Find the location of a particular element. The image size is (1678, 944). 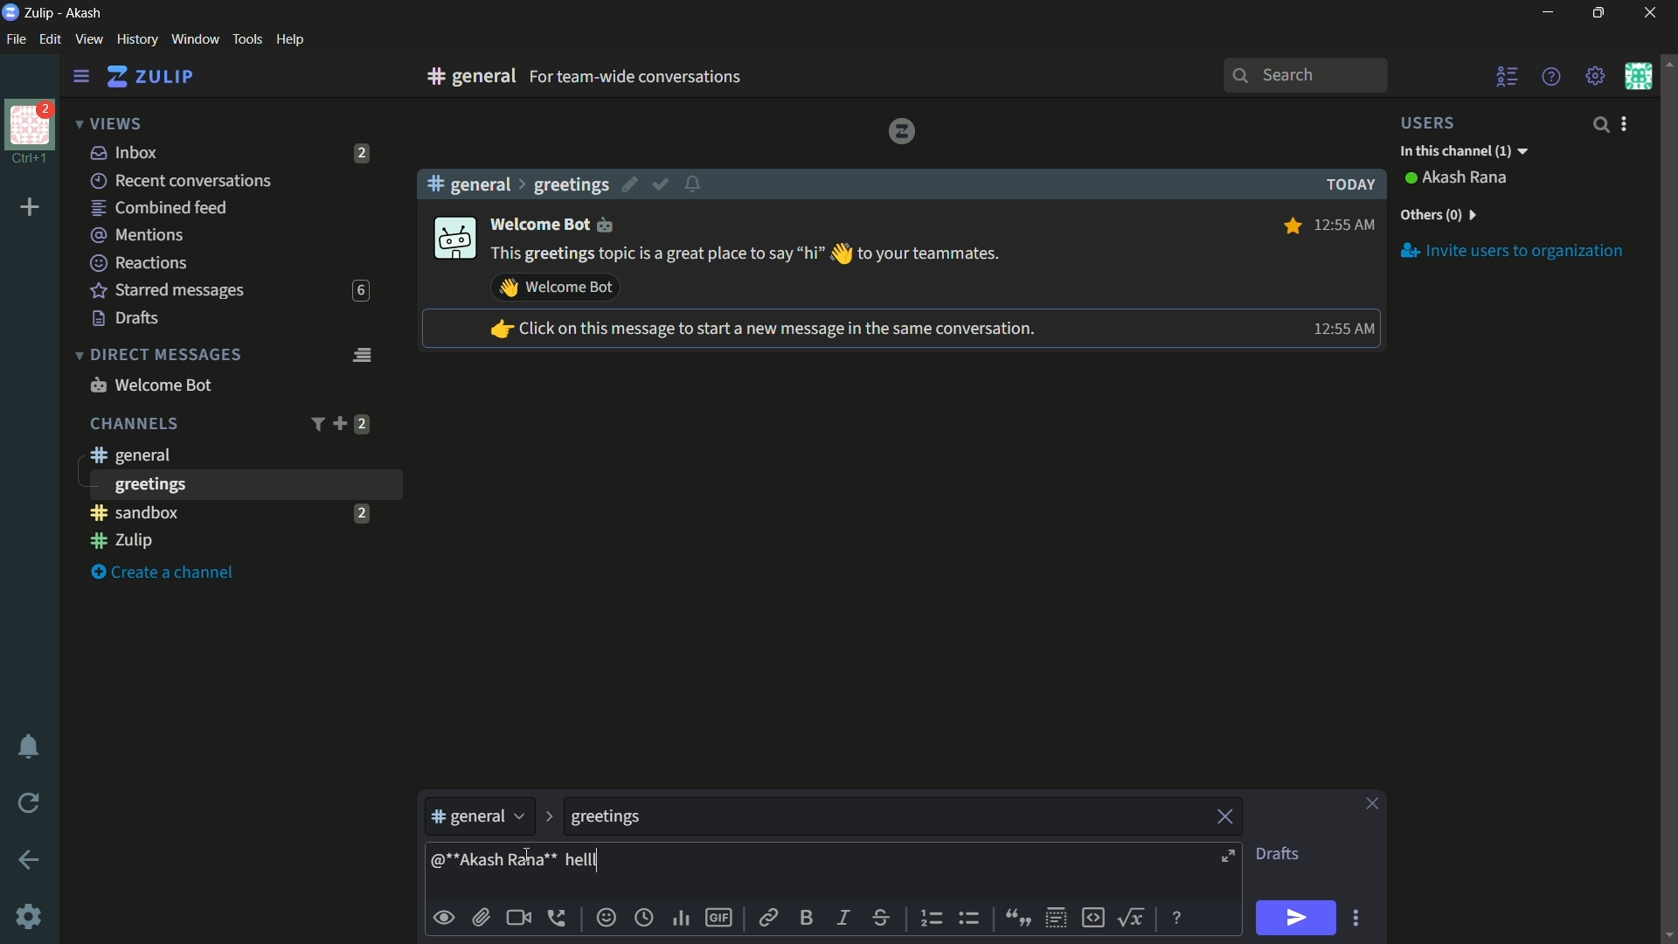

enable DND is located at coordinates (29, 747).